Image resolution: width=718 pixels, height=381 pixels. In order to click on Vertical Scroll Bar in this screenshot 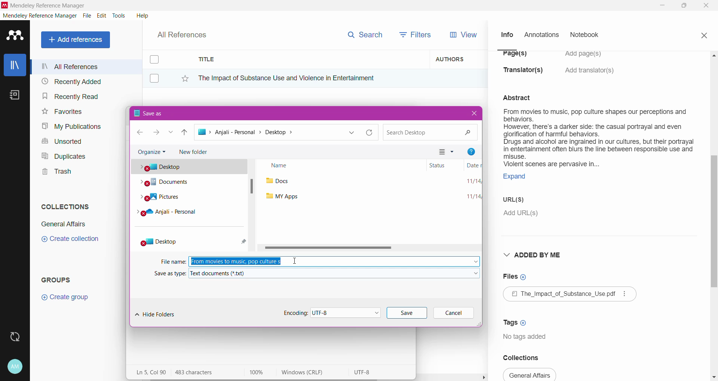, I will do `click(714, 215)`.